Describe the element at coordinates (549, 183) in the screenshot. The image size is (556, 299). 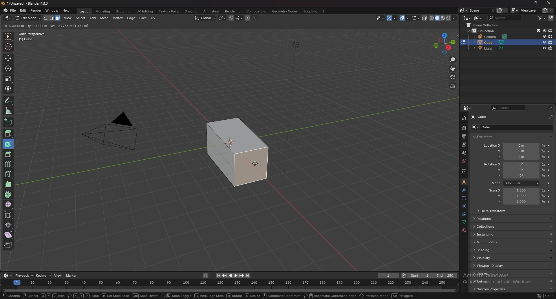
I see `animate property` at that location.